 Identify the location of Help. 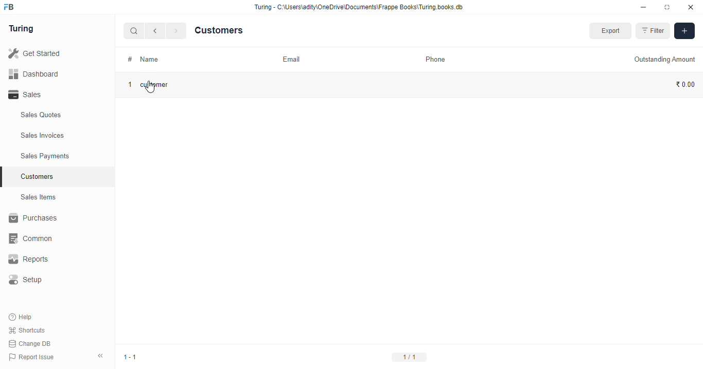
(22, 318).